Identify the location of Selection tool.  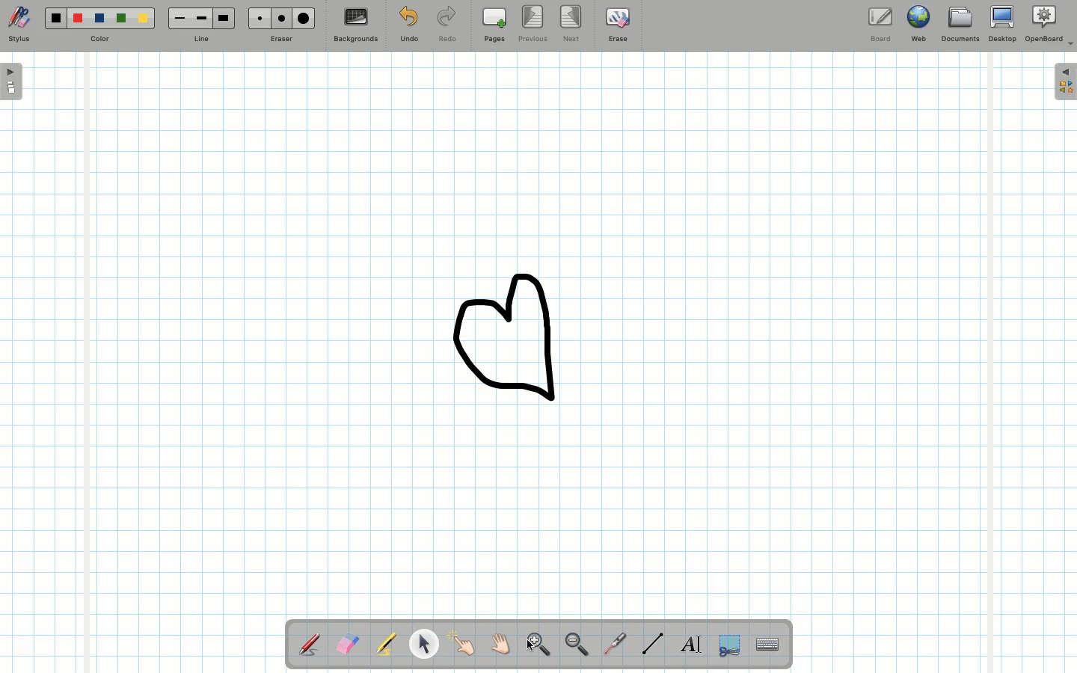
(726, 646).